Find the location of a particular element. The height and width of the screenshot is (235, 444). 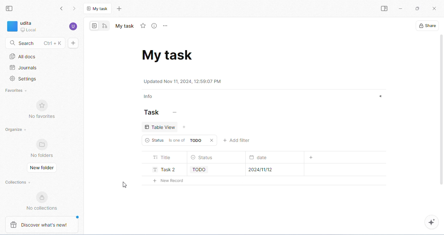

new tab is located at coordinates (119, 8).